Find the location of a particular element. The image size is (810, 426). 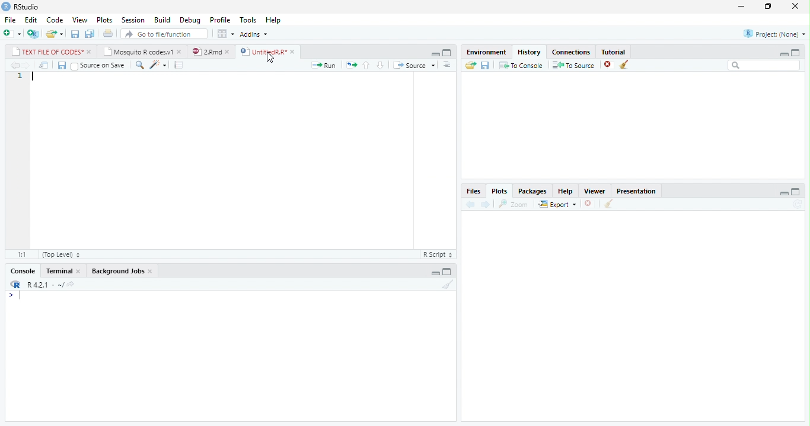

Top Level is located at coordinates (61, 254).